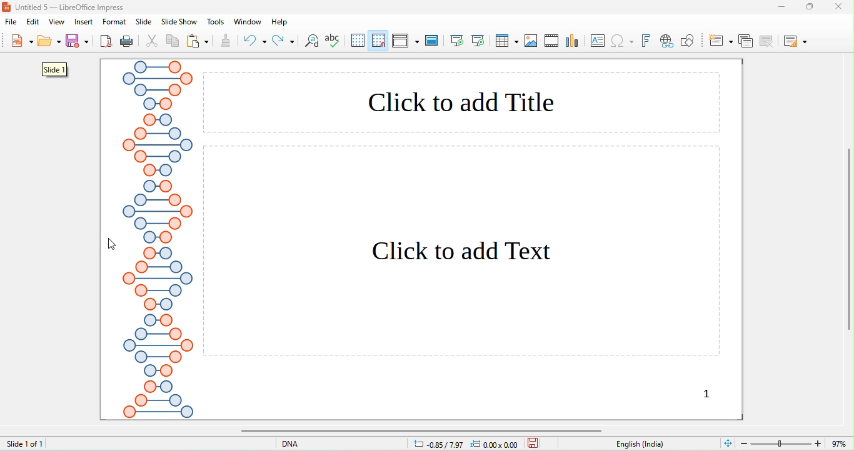  Describe the element at coordinates (358, 40) in the screenshot. I see `display grid` at that location.